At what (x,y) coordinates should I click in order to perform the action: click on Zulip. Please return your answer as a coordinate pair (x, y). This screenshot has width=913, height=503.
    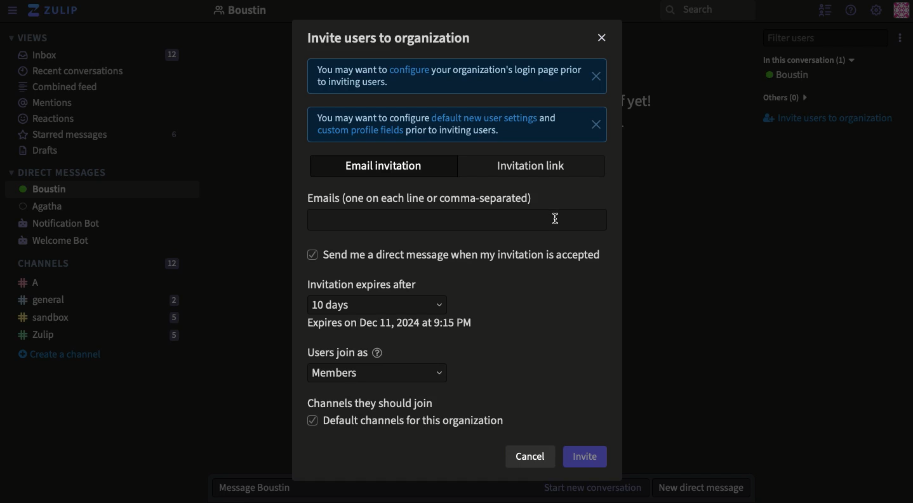
    Looking at the image, I should click on (94, 335).